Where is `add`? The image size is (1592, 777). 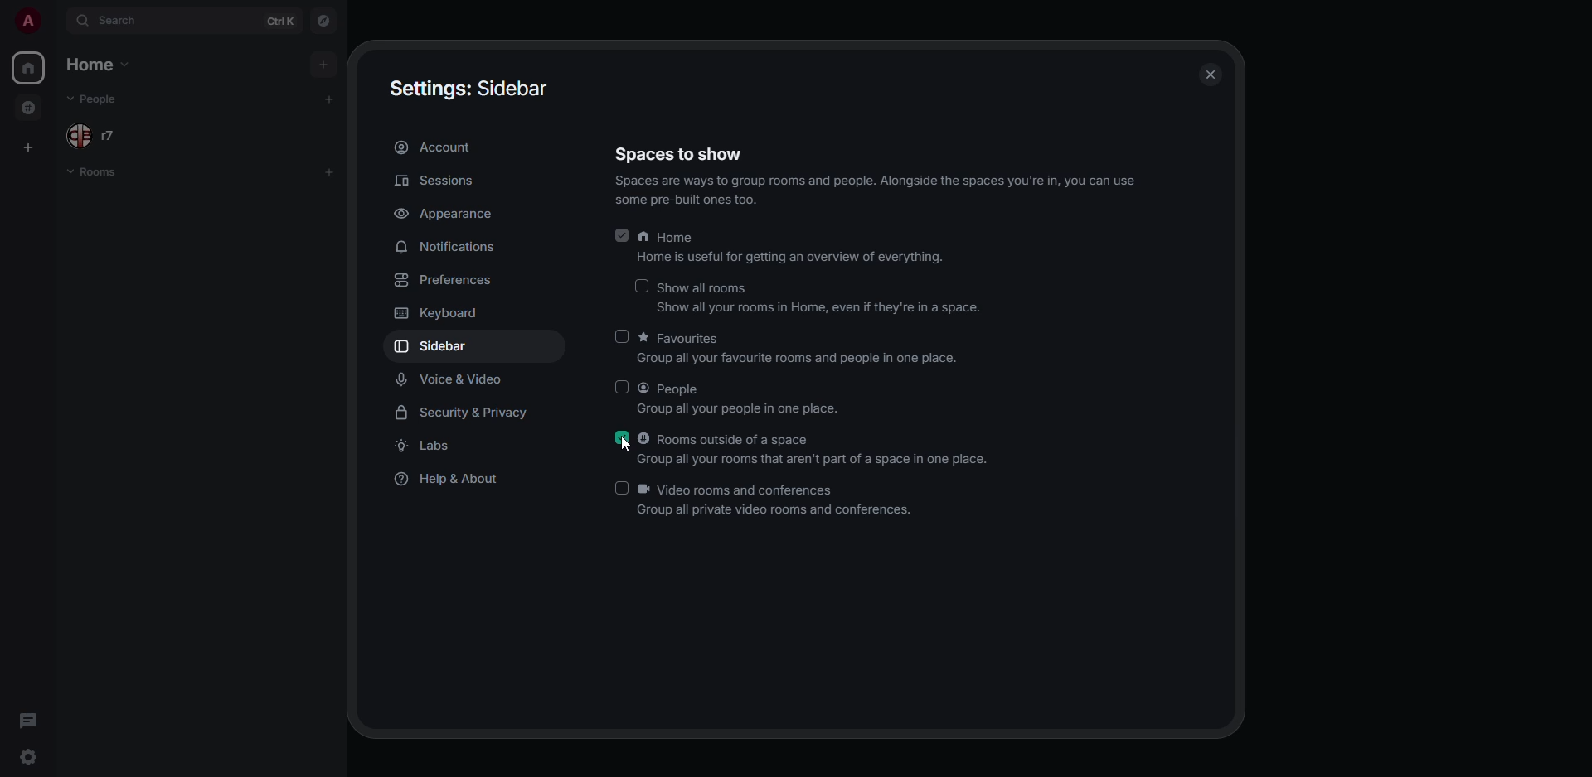
add is located at coordinates (330, 172).